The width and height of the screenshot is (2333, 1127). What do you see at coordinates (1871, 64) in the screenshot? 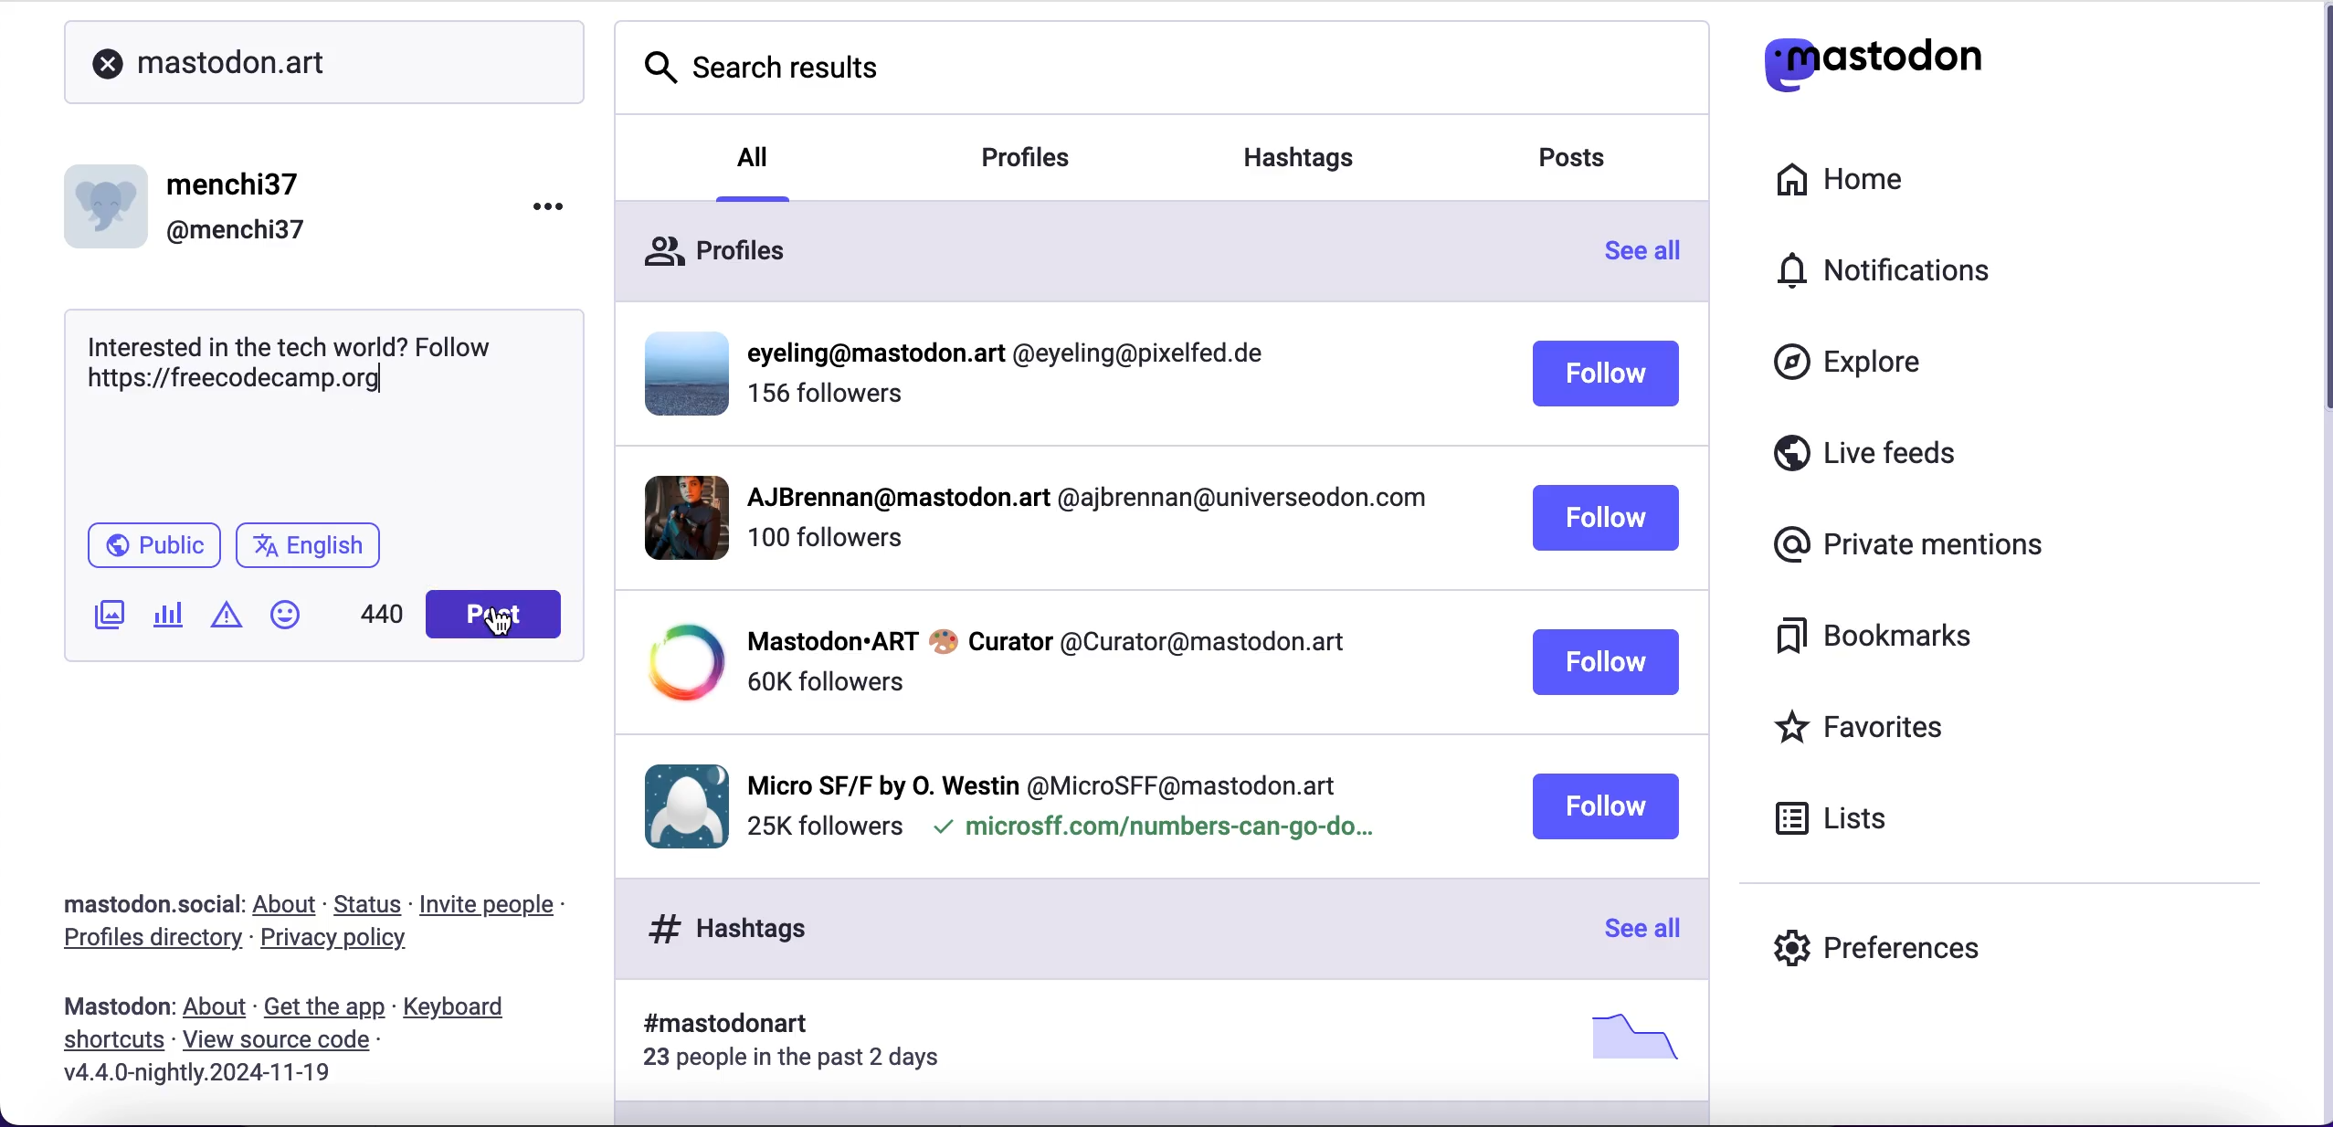
I see `mastodon logo` at bounding box center [1871, 64].